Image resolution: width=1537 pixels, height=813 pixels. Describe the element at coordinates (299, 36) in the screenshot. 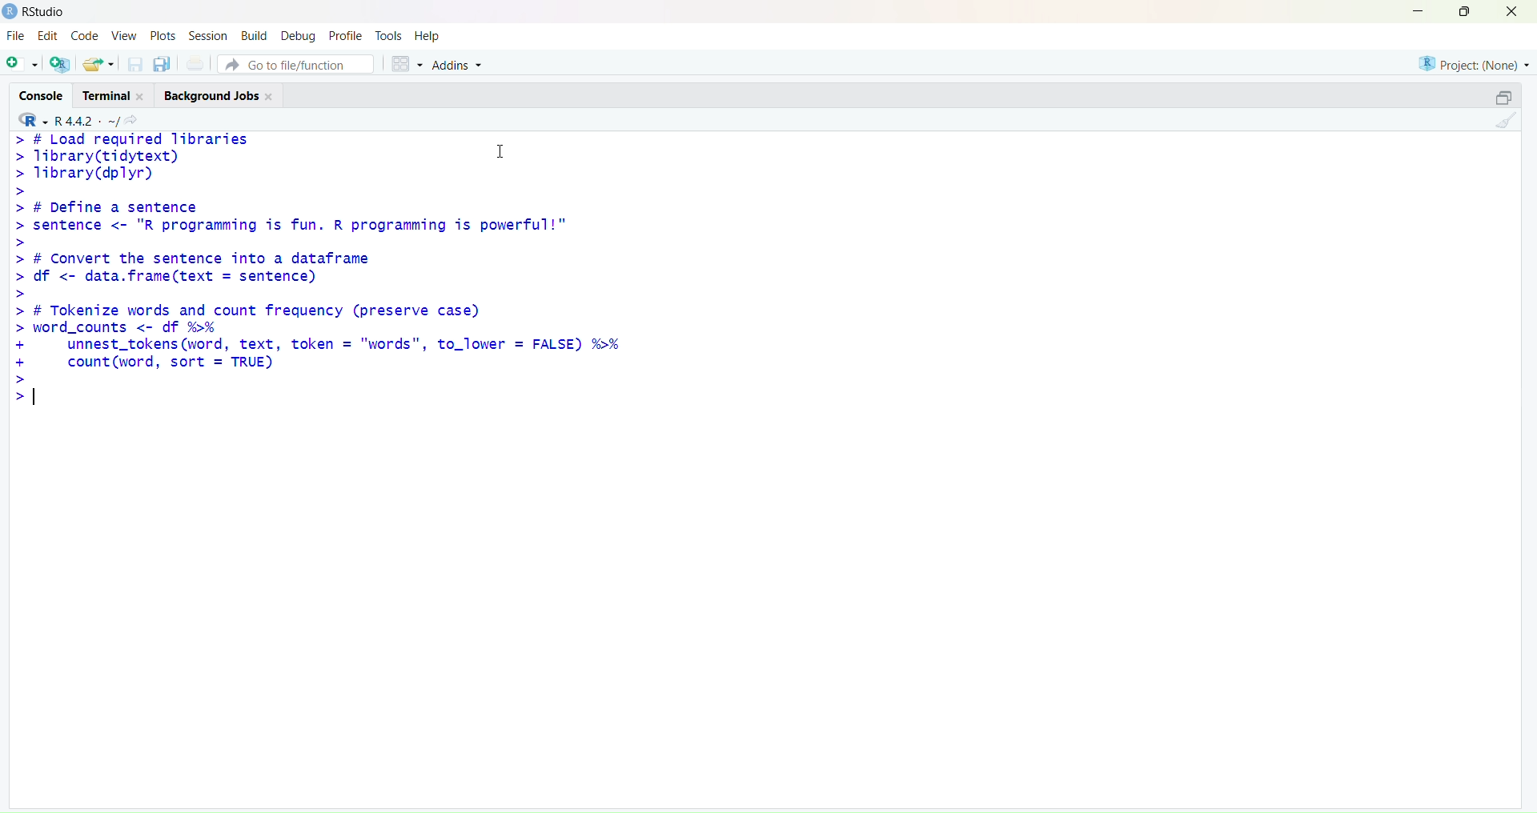

I see `debug` at that location.